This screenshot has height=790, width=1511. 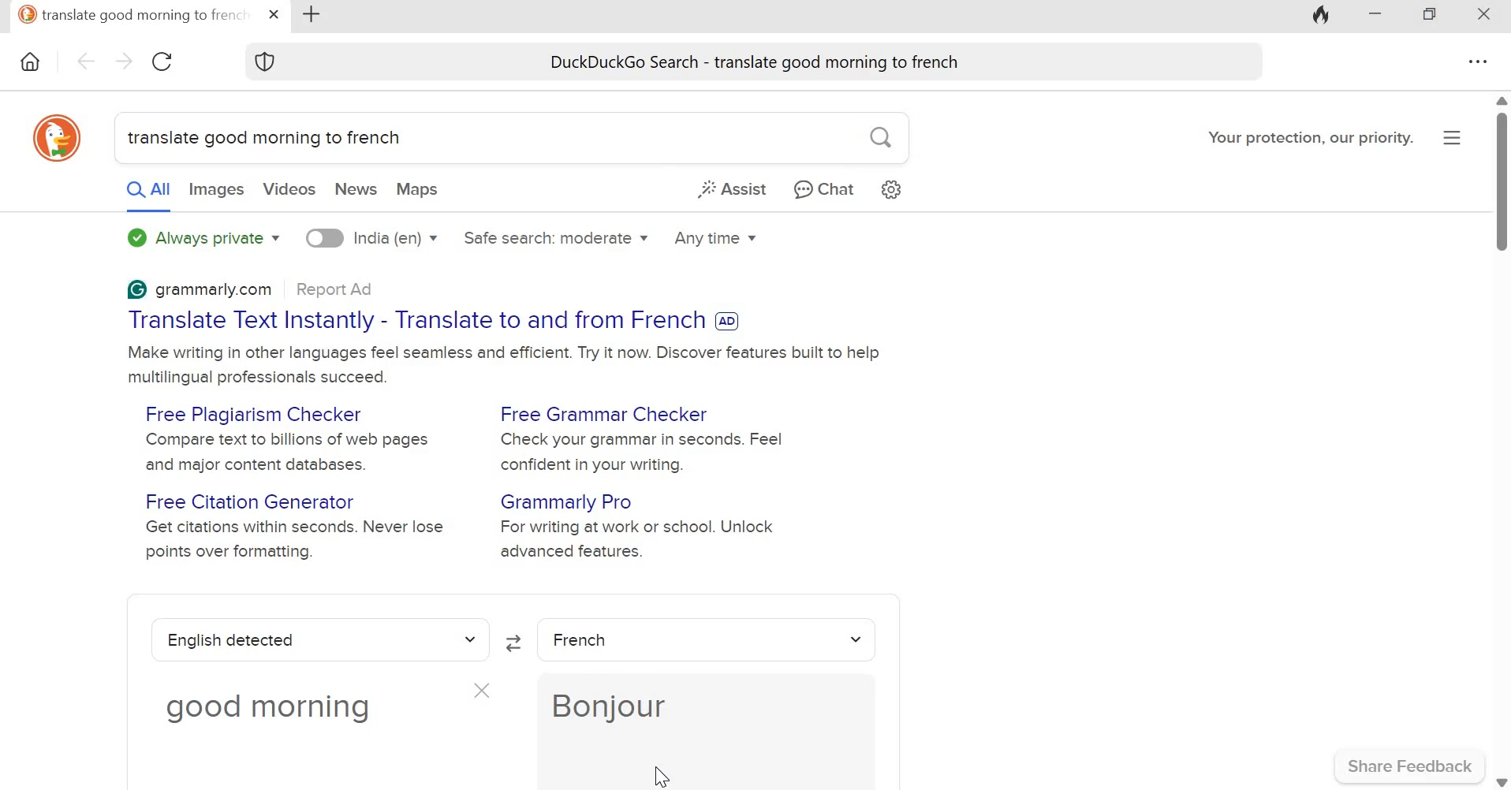 I want to click on India (en), so click(x=400, y=238).